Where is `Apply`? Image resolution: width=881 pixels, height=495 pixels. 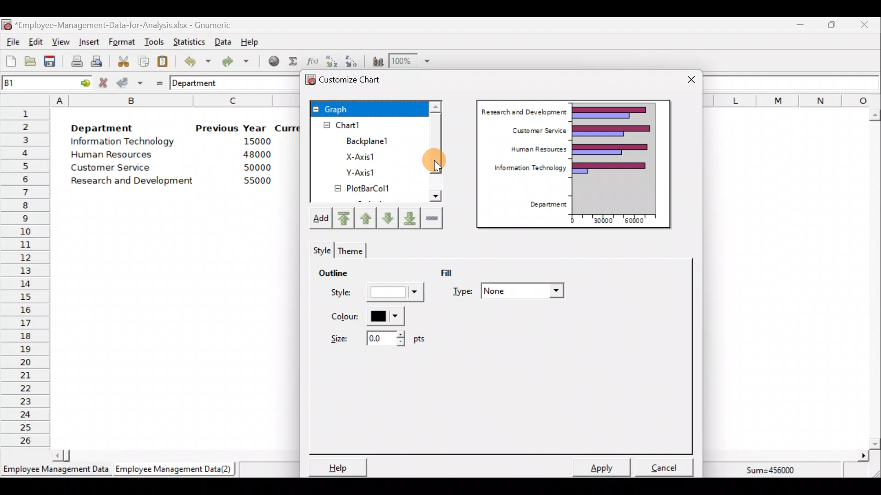
Apply is located at coordinates (606, 467).